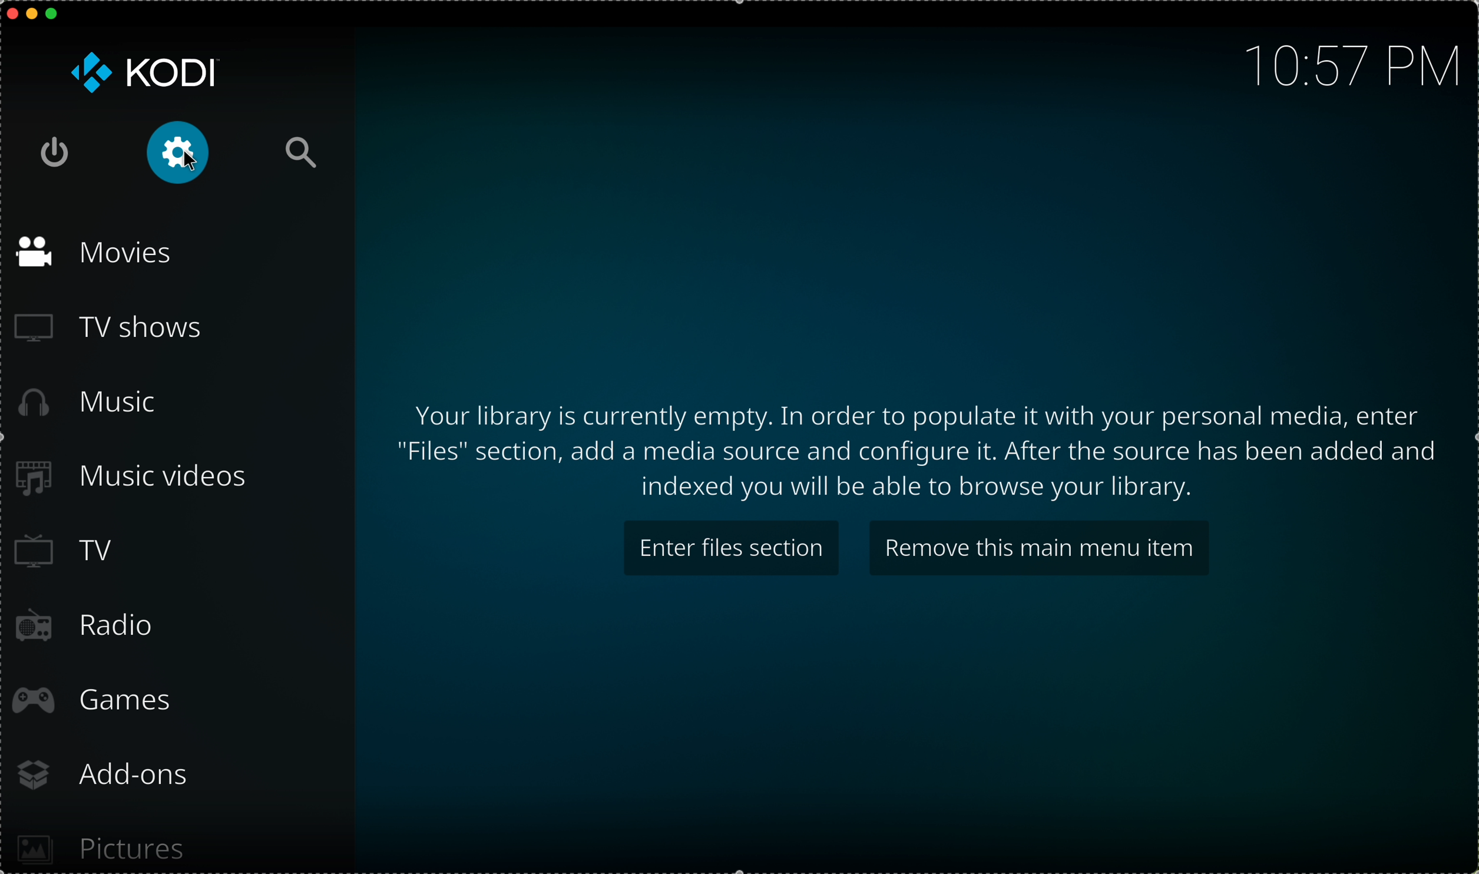 This screenshot has height=874, width=1479. Describe the element at coordinates (97, 254) in the screenshot. I see `movies` at that location.